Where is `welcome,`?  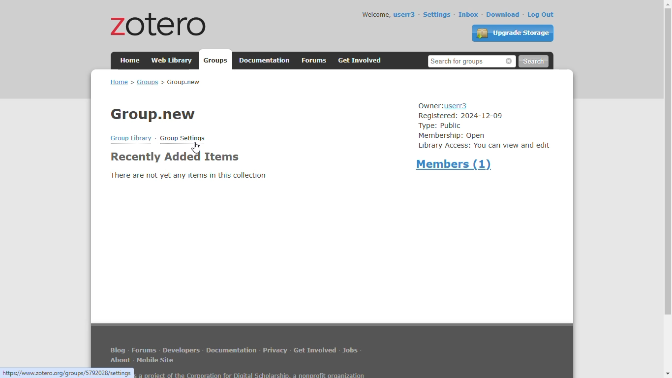
welcome, is located at coordinates (376, 14).